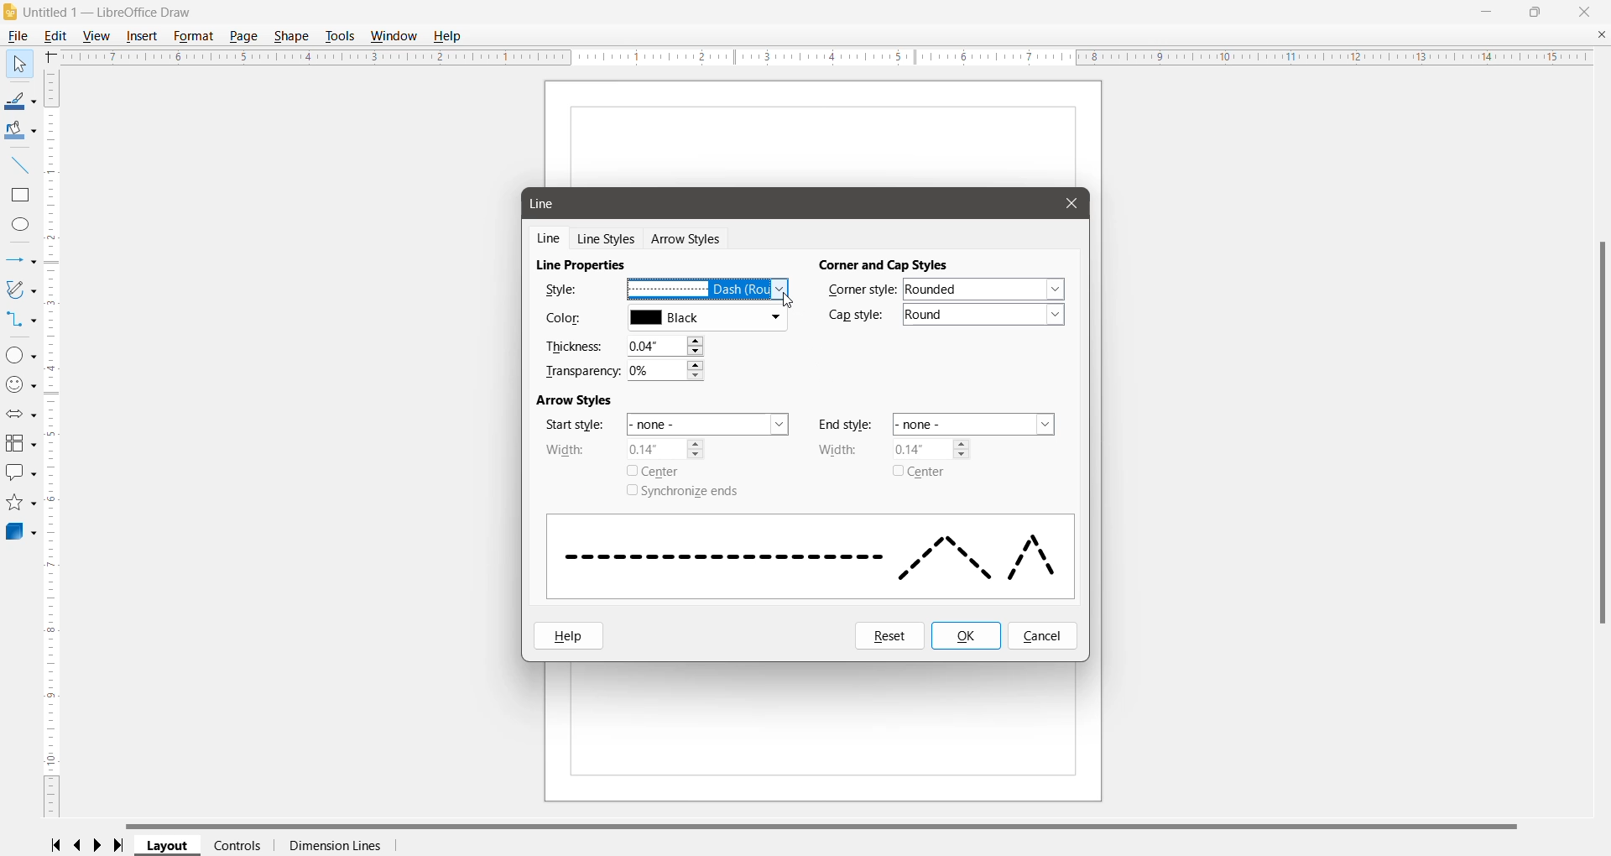  Describe the element at coordinates (925, 472) in the screenshot. I see `Center` at that location.